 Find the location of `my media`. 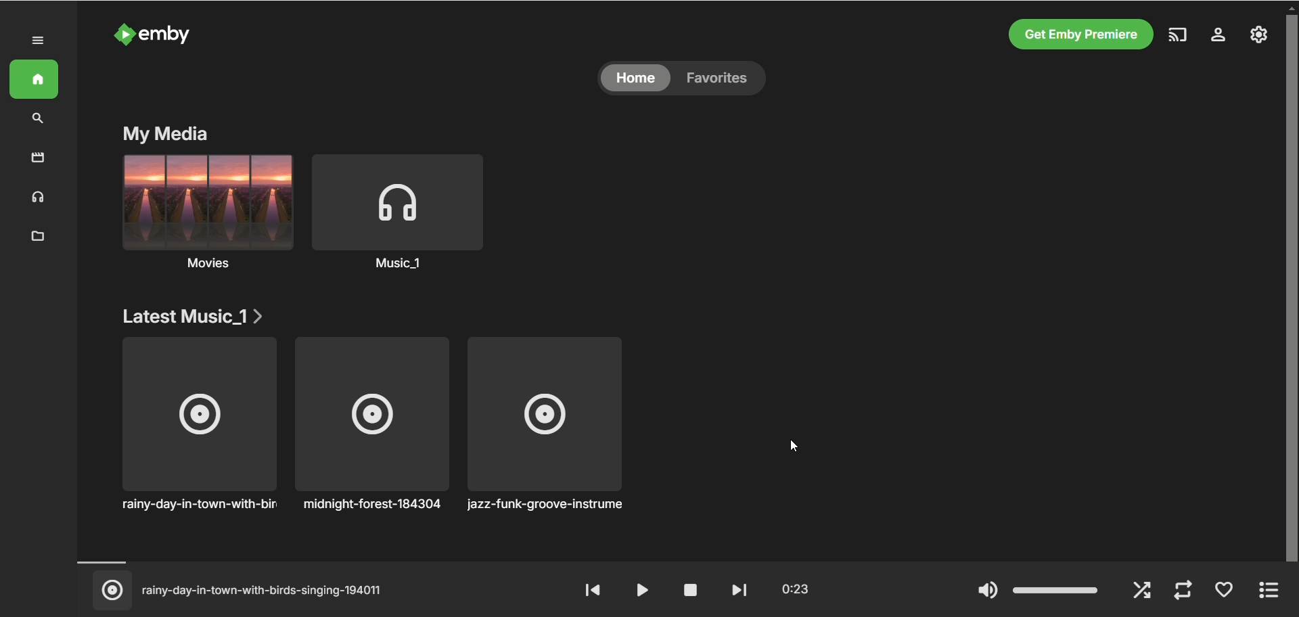

my media is located at coordinates (161, 135).